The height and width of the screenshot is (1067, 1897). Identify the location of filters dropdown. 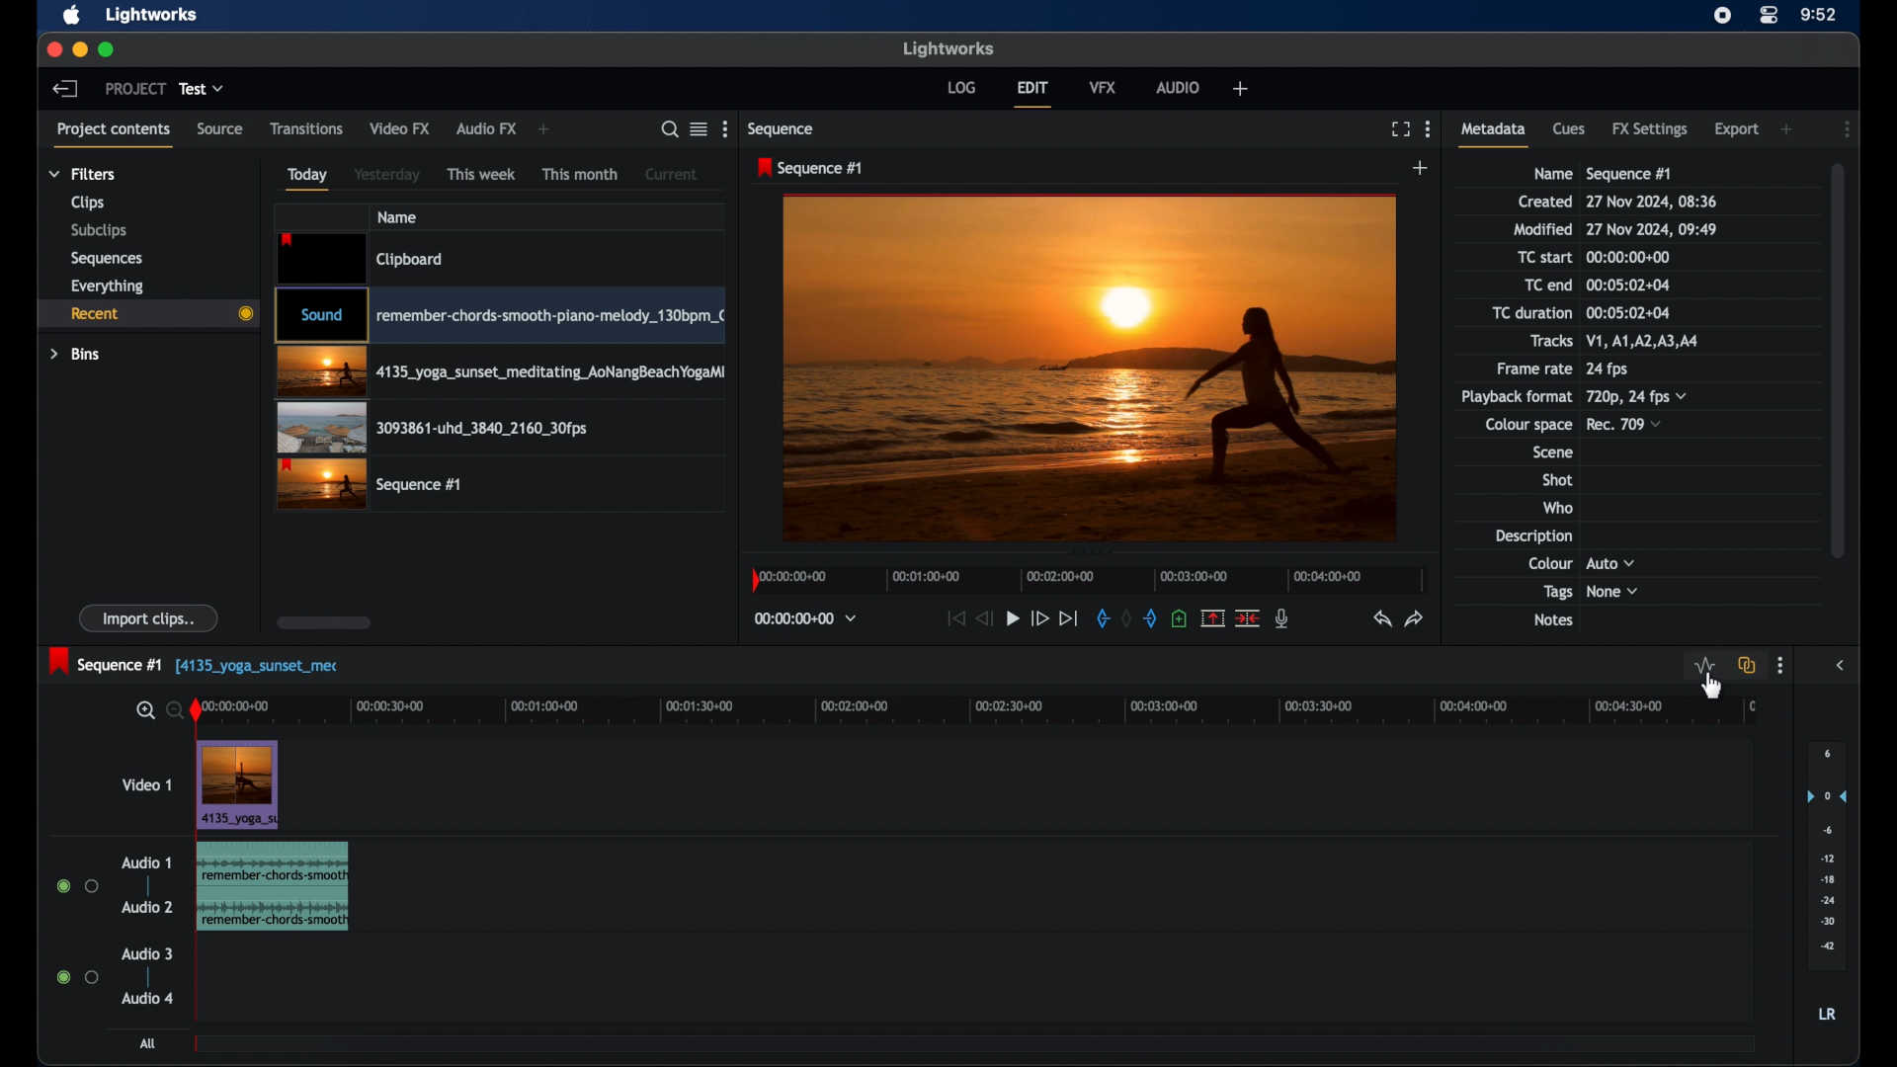
(82, 174).